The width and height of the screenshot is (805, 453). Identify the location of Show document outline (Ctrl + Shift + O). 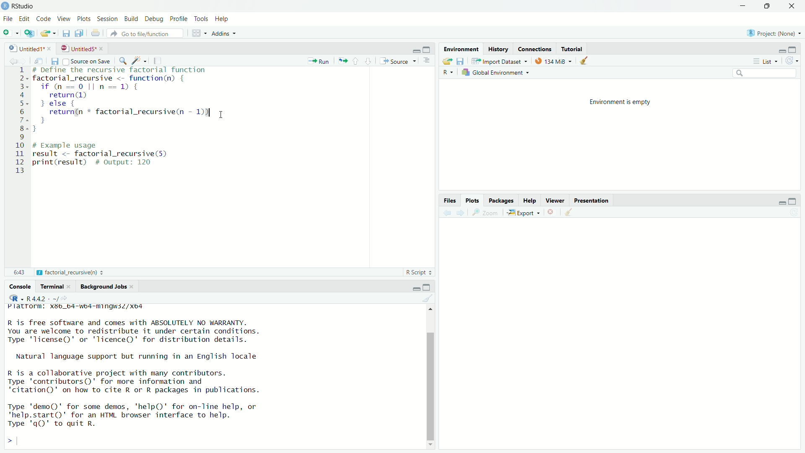
(428, 61).